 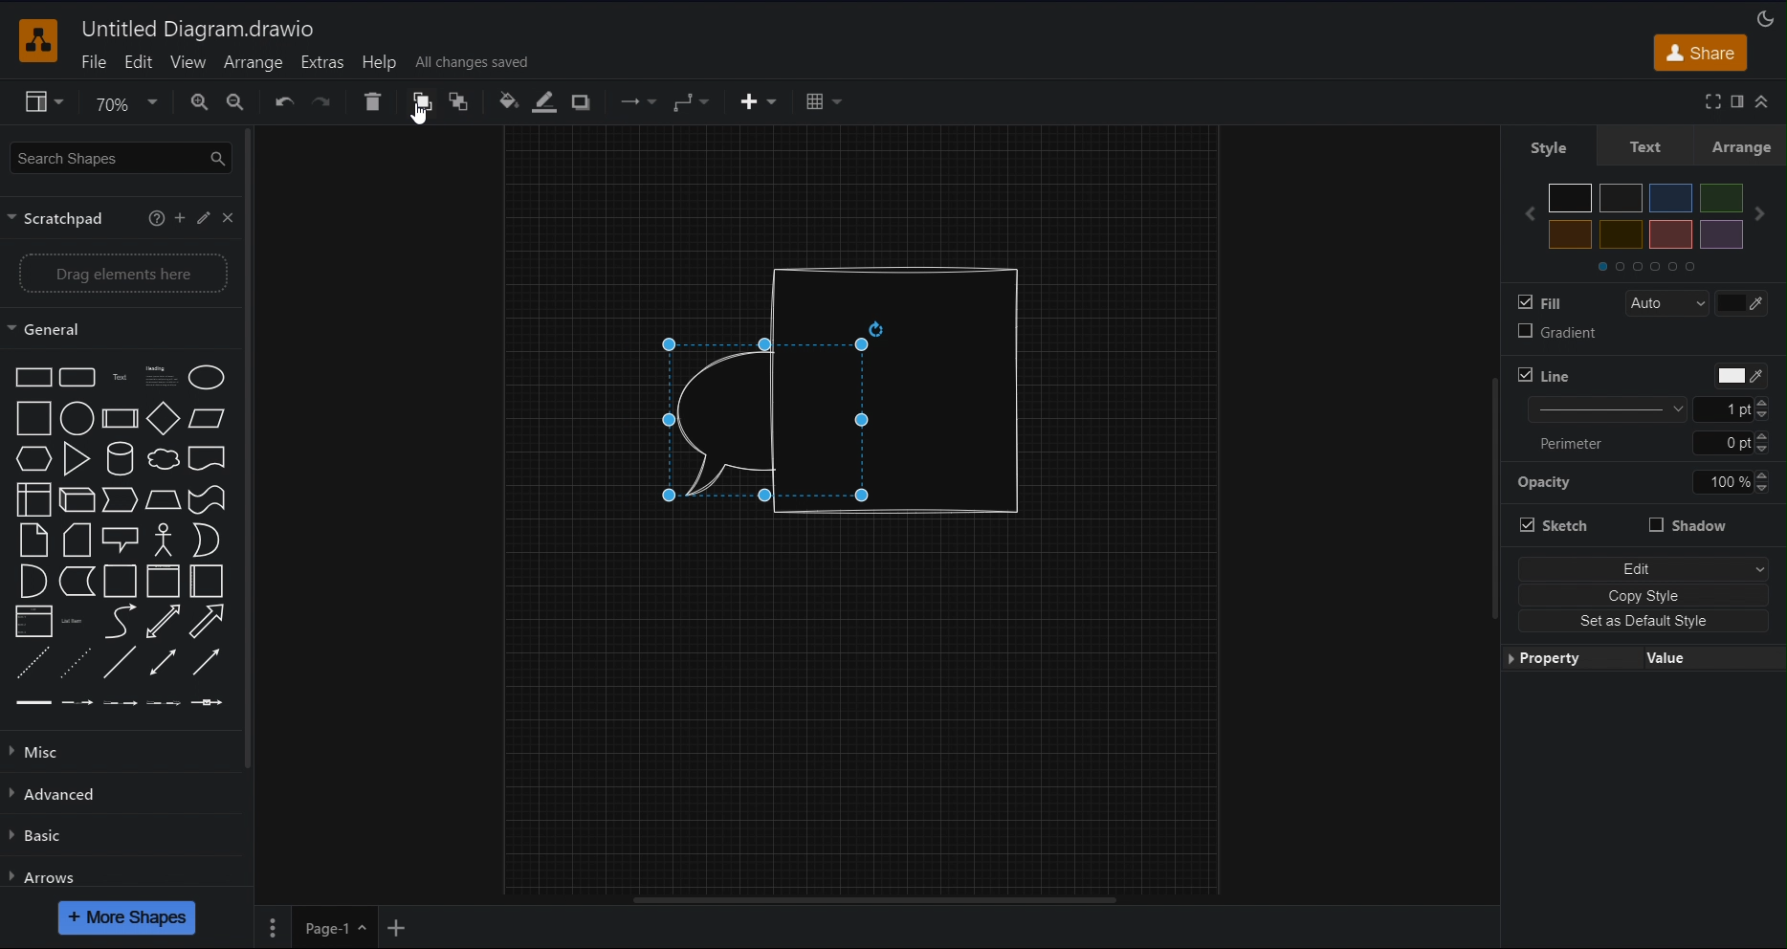 What do you see at coordinates (1722, 443) in the screenshot?
I see `Manually input perimeter` at bounding box center [1722, 443].